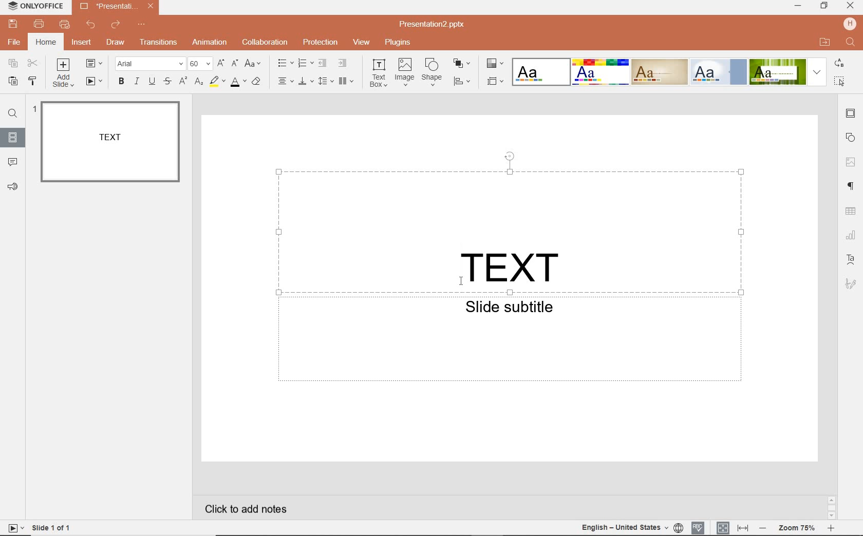 The height and width of the screenshot is (536, 863). Describe the element at coordinates (840, 64) in the screenshot. I see `replace` at that location.